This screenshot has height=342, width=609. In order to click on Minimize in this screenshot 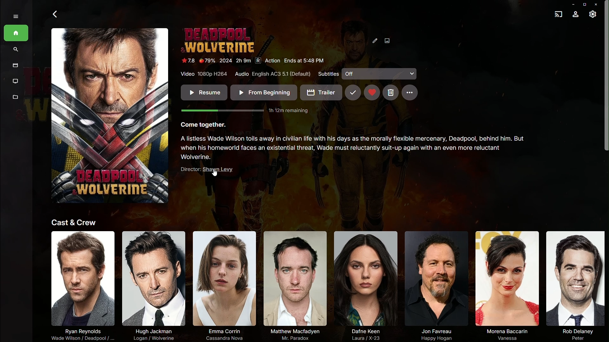, I will do `click(572, 3)`.